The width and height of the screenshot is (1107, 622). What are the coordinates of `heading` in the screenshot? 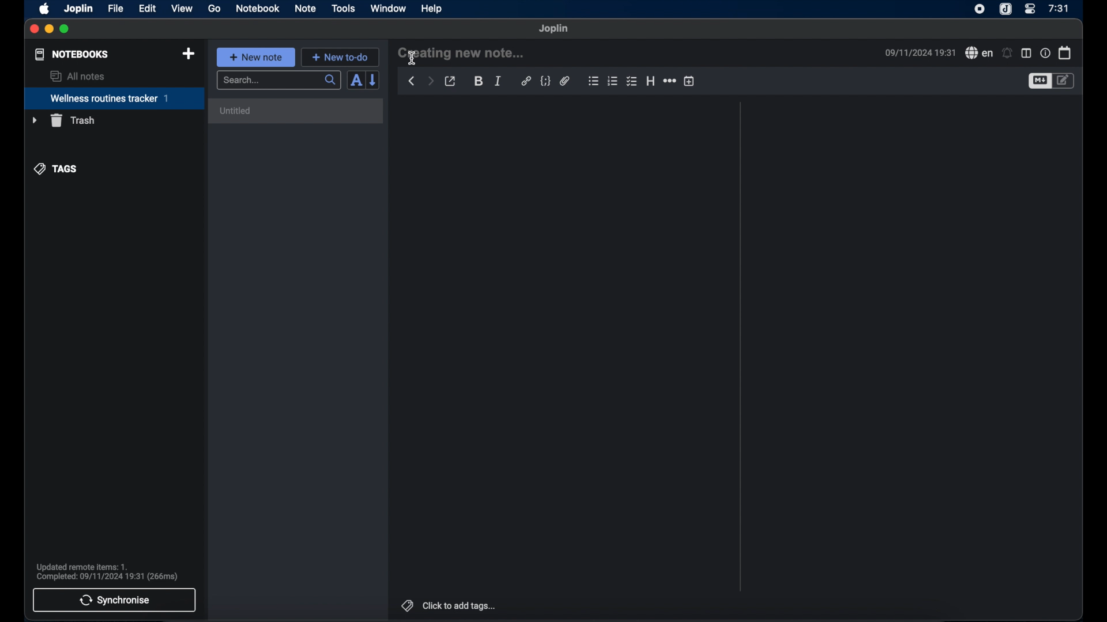 It's located at (650, 81).